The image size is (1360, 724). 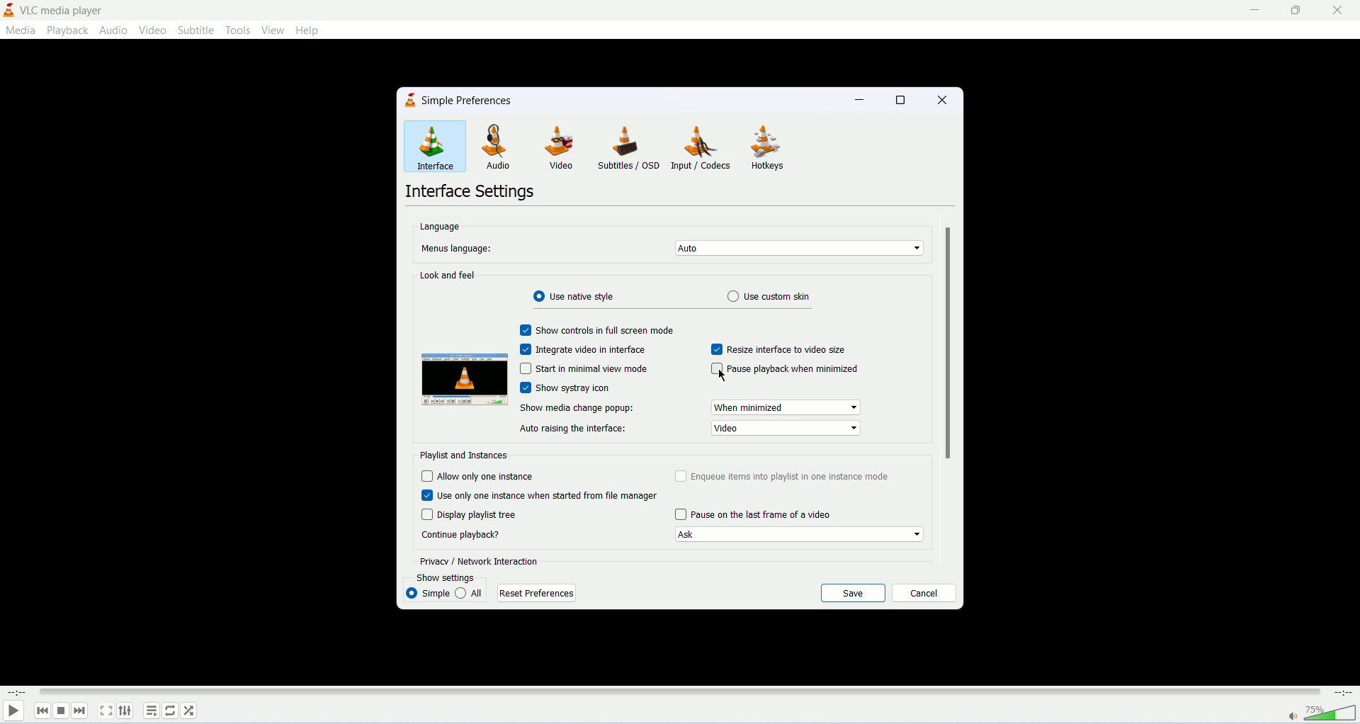 I want to click on shuffle, so click(x=191, y=708).